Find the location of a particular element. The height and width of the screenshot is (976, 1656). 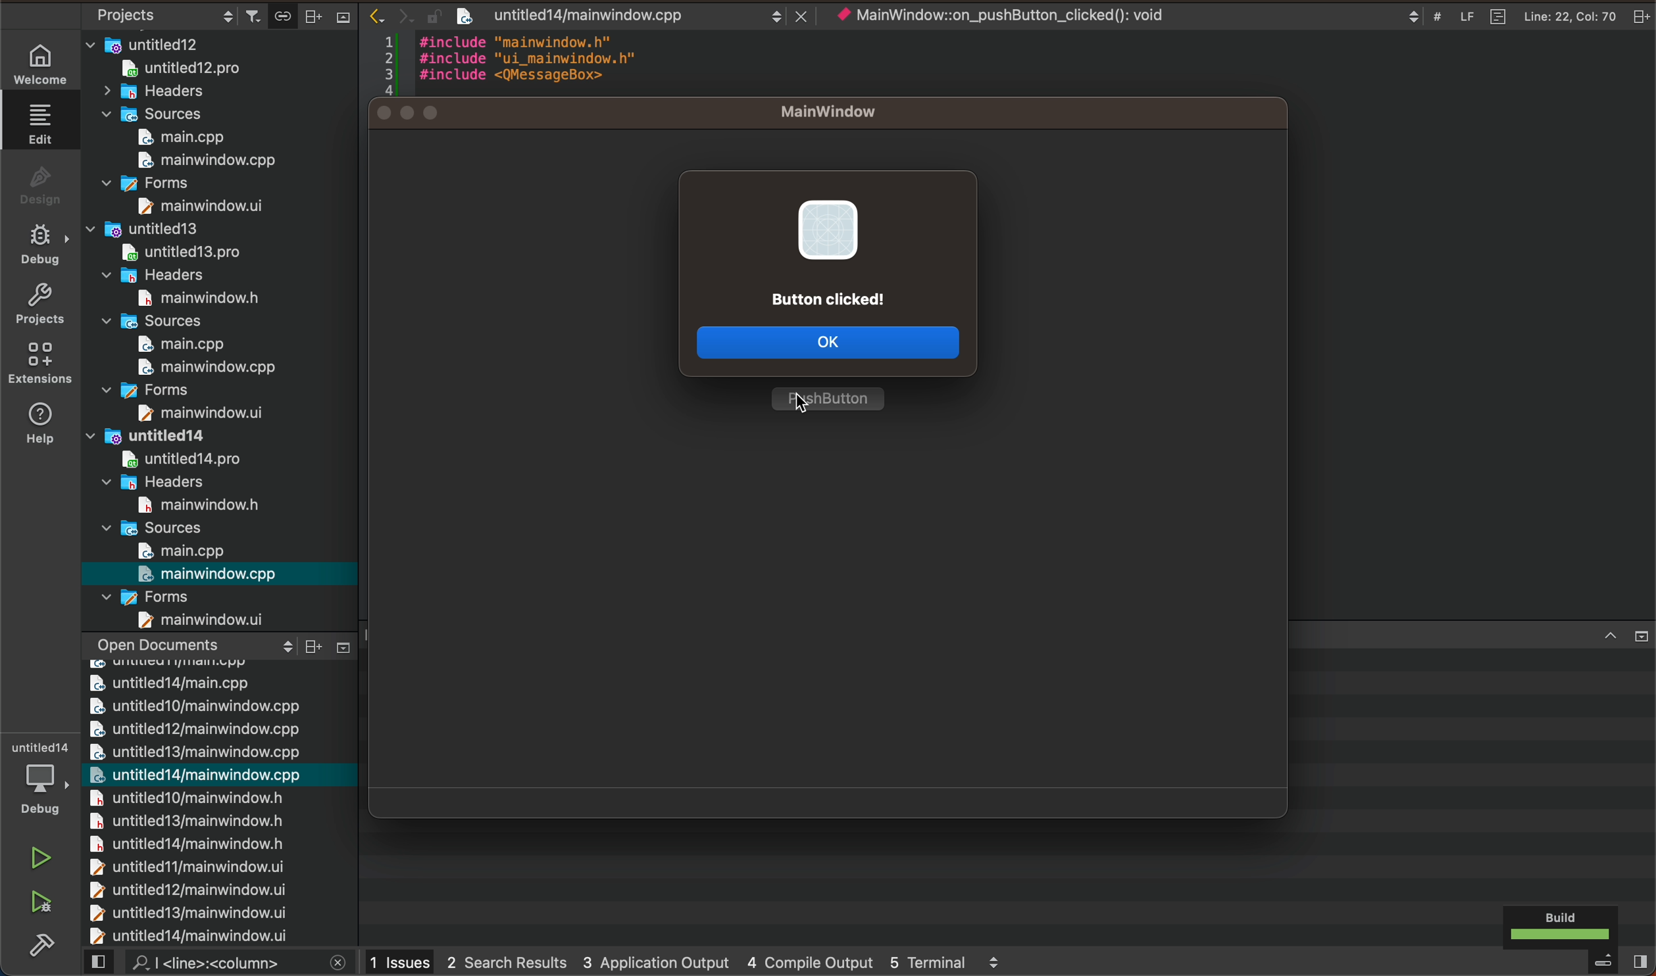

Extensions is located at coordinates (36, 363).